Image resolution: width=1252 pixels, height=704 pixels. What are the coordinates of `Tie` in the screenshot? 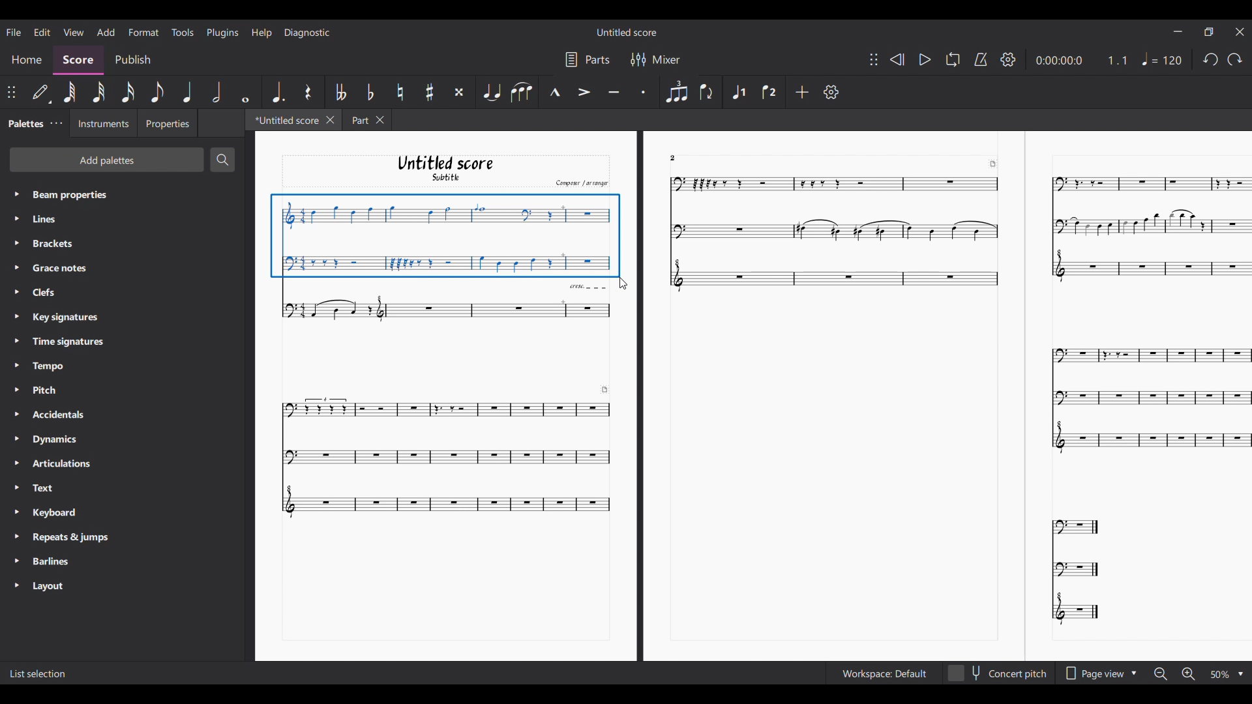 It's located at (491, 92).